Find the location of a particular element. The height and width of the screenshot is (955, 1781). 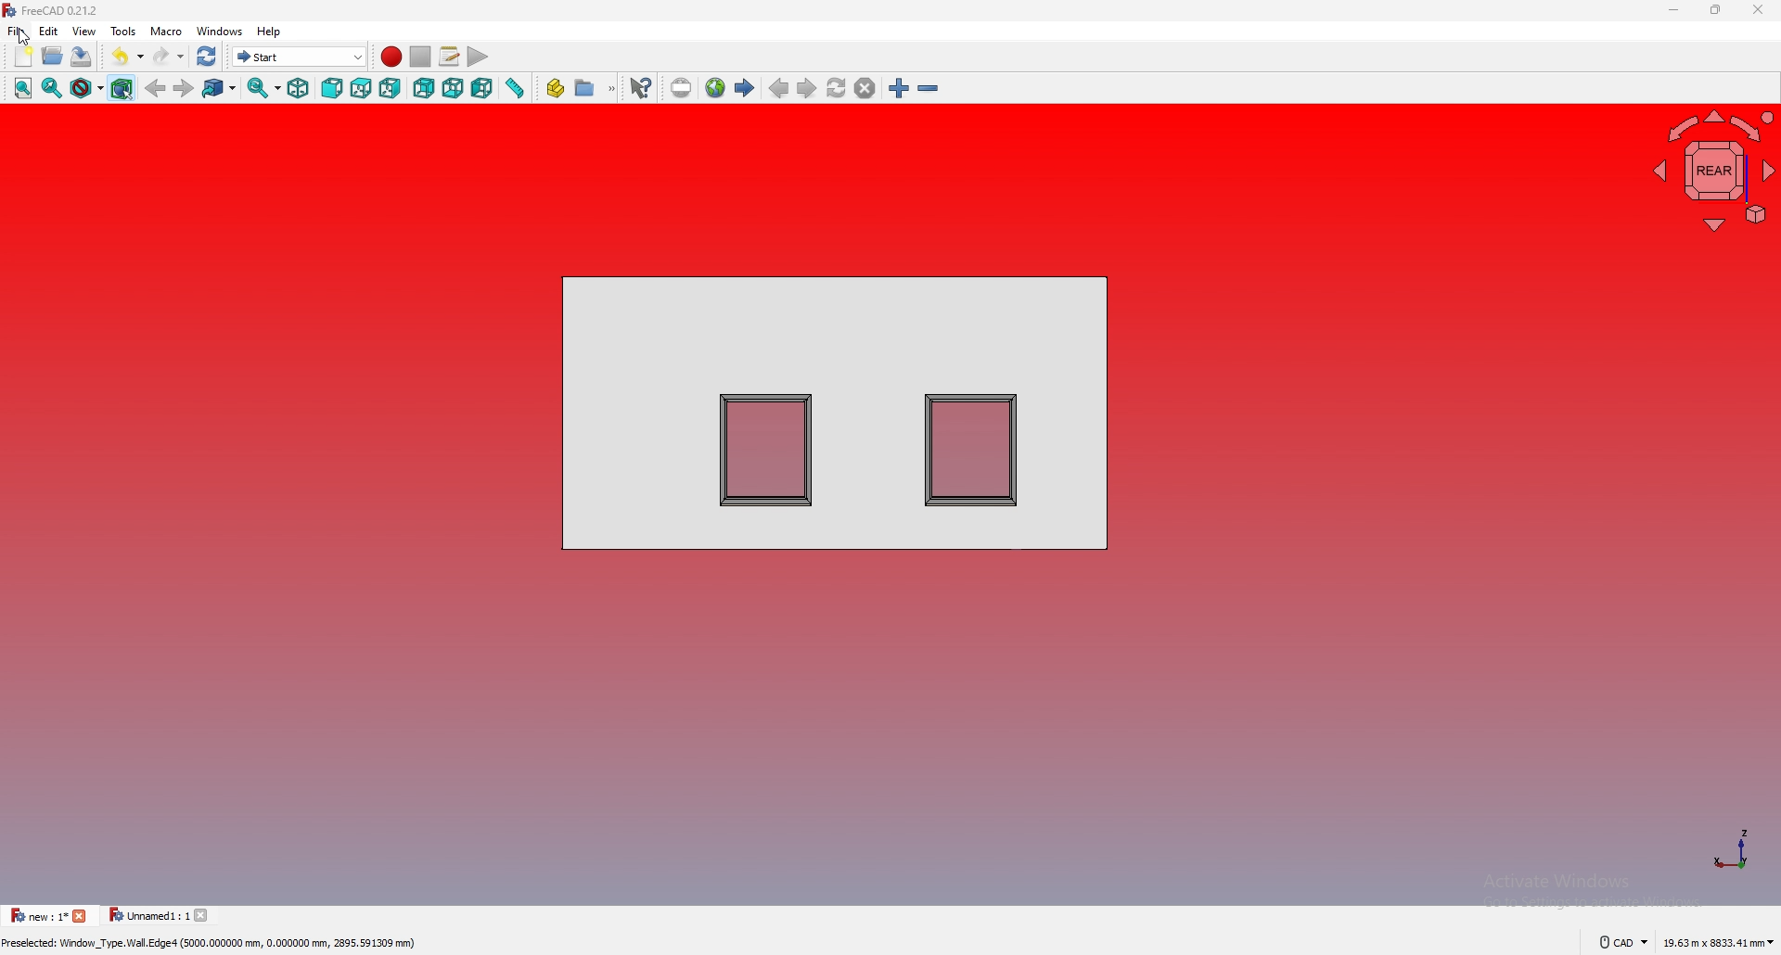

execute macro is located at coordinates (476, 56).